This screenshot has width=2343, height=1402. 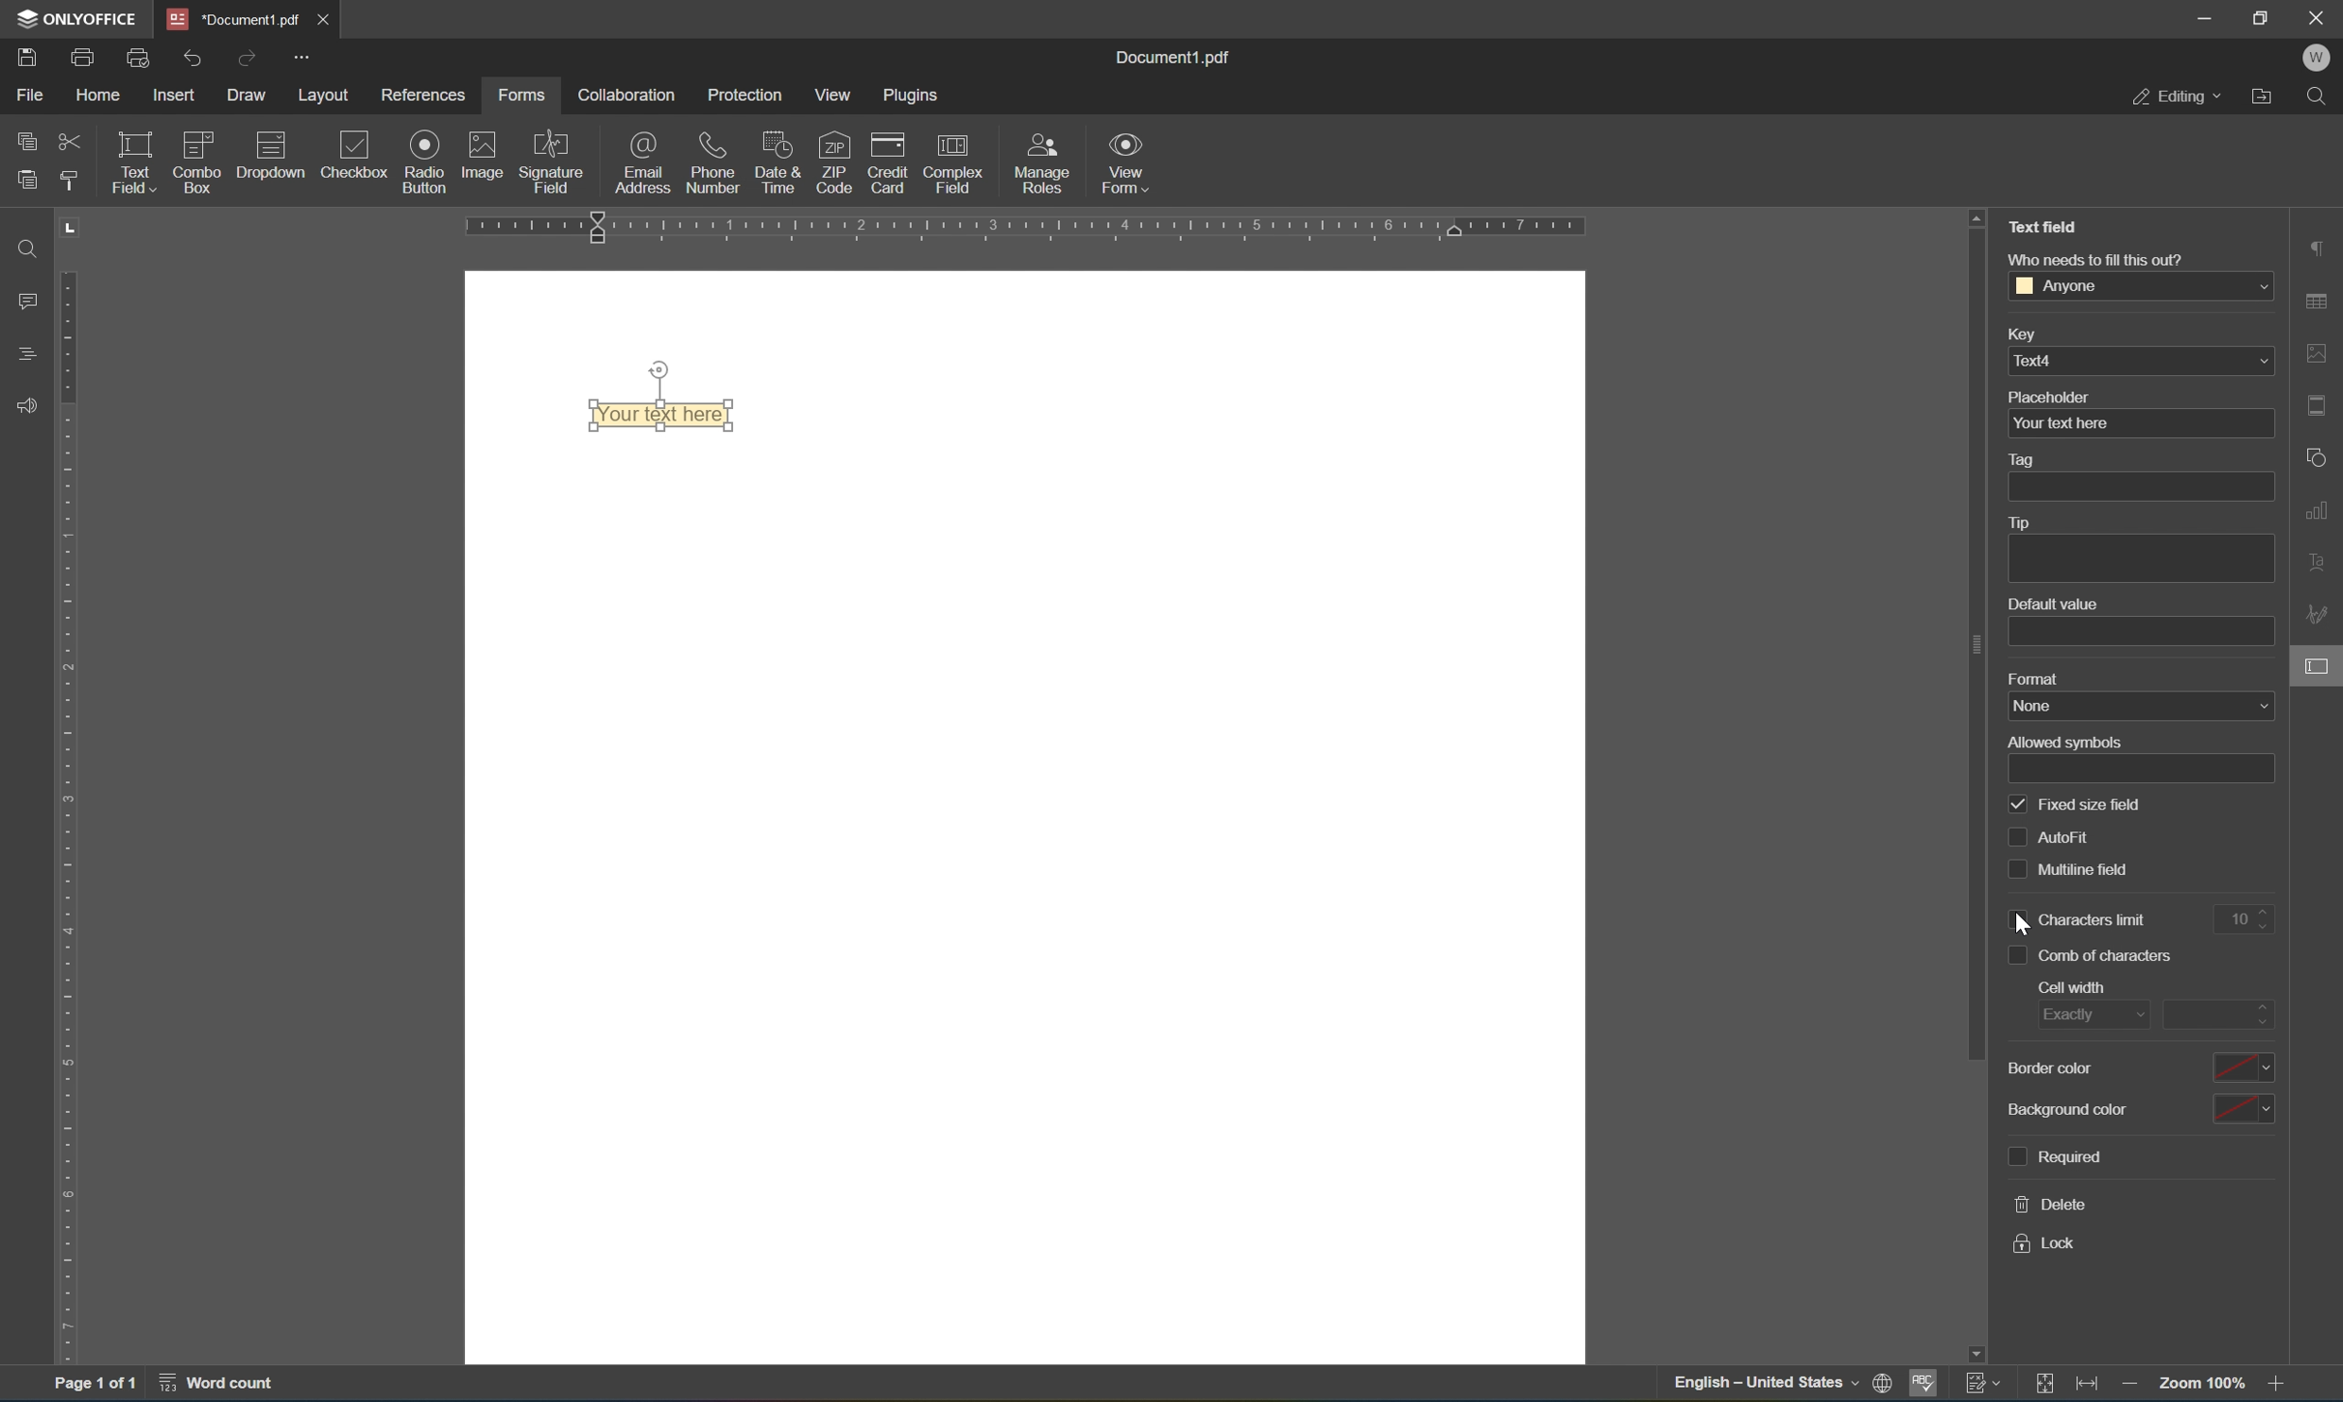 I want to click on Page 1 of 1, so click(x=96, y=1386).